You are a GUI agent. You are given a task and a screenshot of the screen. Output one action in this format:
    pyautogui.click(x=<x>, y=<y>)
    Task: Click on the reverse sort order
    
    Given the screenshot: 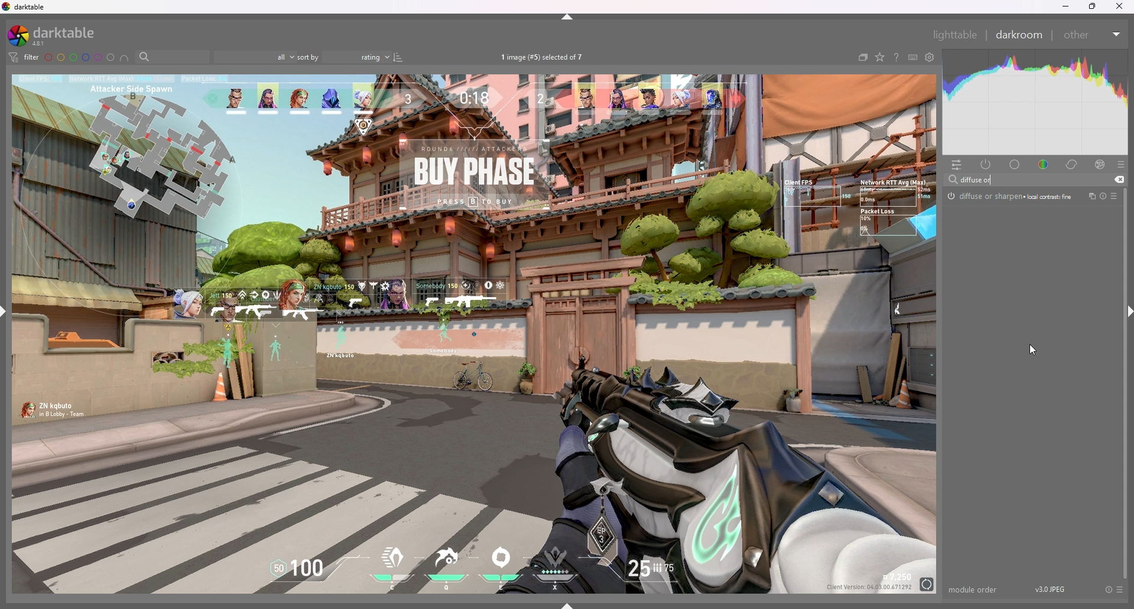 What is the action you would take?
    pyautogui.click(x=399, y=58)
    